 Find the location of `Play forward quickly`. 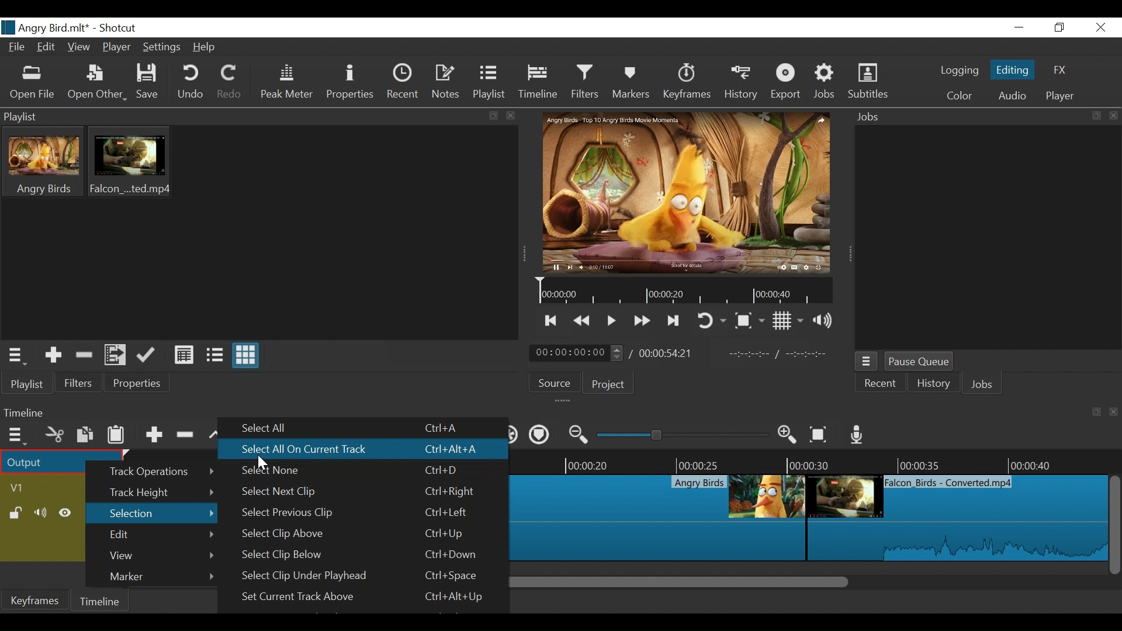

Play forward quickly is located at coordinates (642, 320).